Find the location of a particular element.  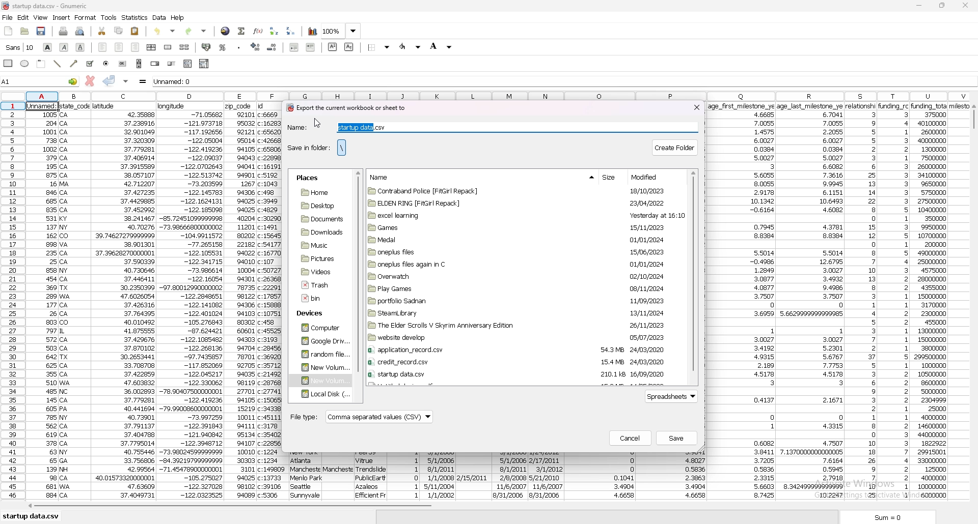

edit is located at coordinates (23, 18).